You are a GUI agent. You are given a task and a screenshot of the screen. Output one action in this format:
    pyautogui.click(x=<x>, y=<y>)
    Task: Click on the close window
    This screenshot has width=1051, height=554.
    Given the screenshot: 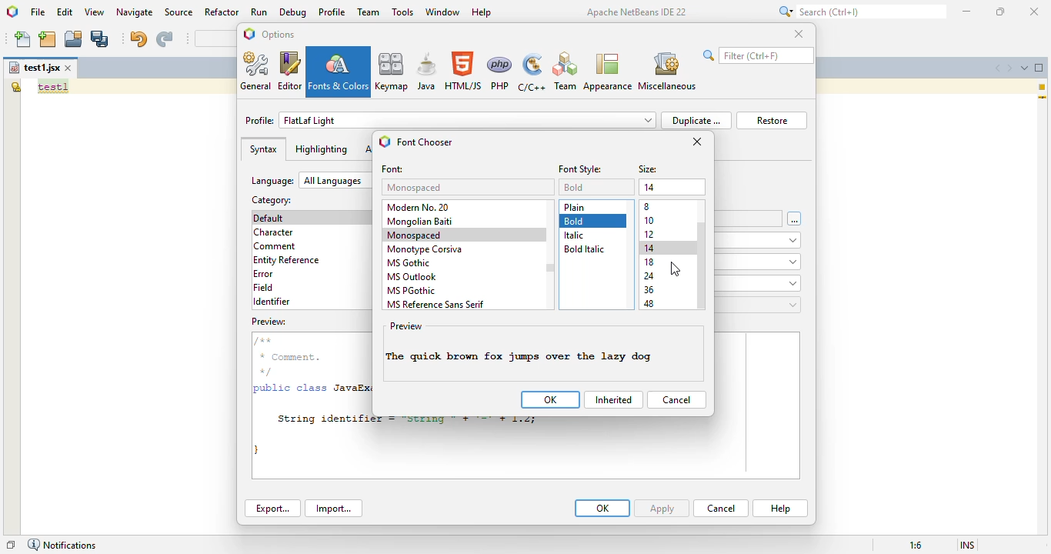 What is the action you would take?
    pyautogui.click(x=69, y=68)
    